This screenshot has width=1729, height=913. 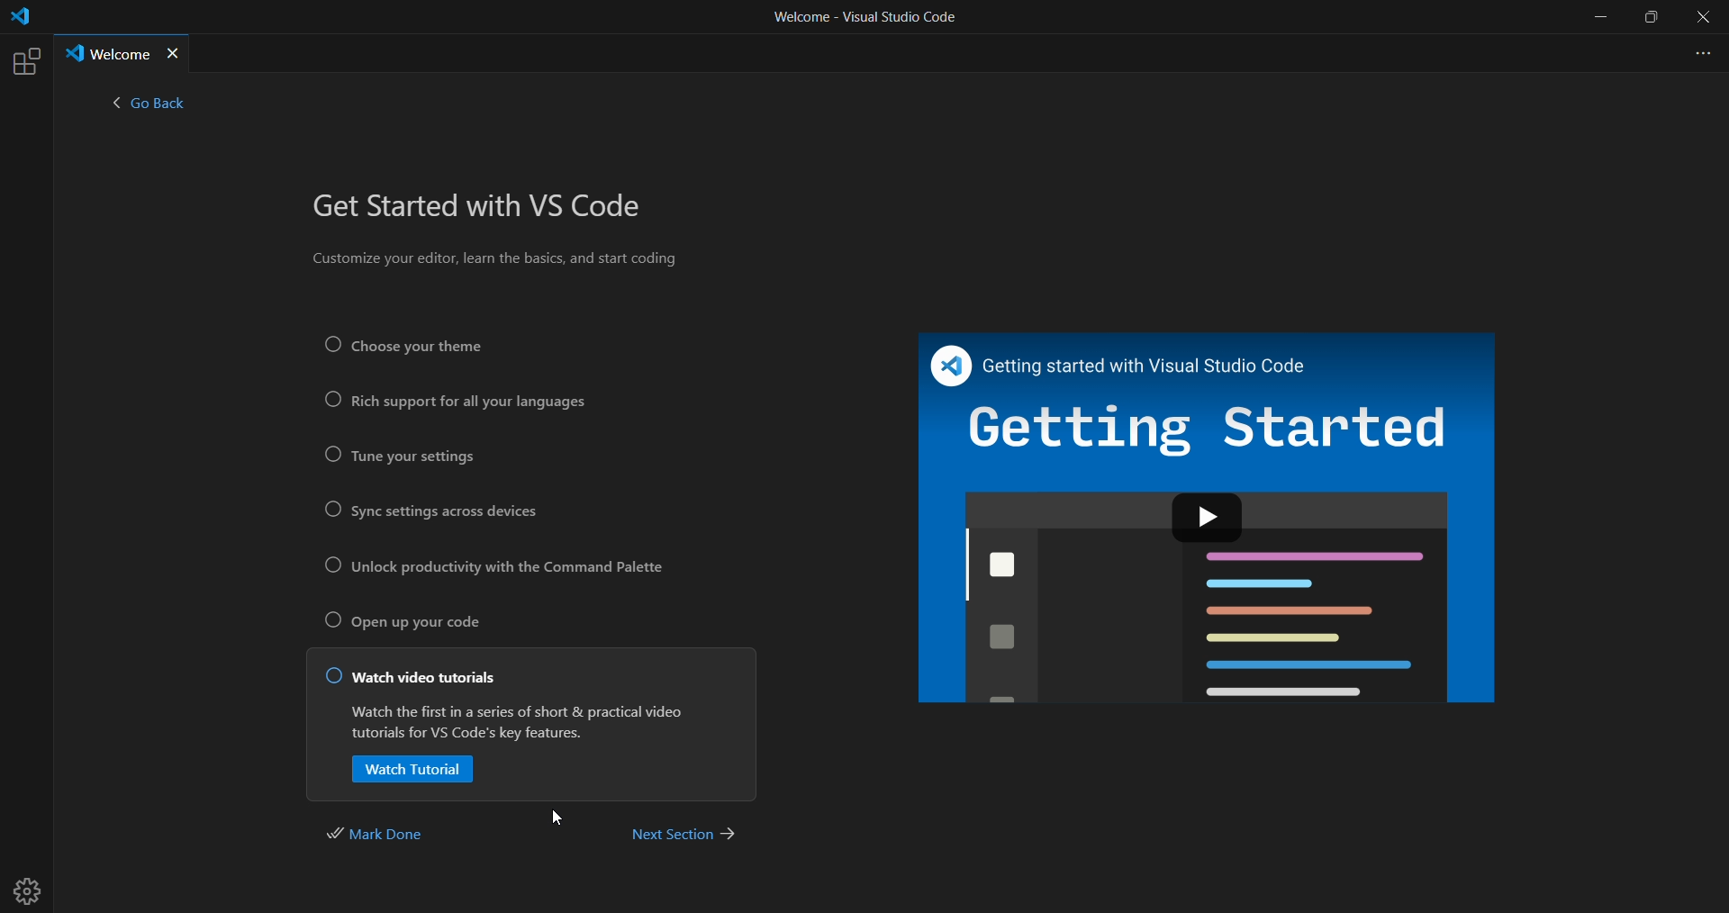 I want to click on get started with VS Code, so click(x=485, y=208).